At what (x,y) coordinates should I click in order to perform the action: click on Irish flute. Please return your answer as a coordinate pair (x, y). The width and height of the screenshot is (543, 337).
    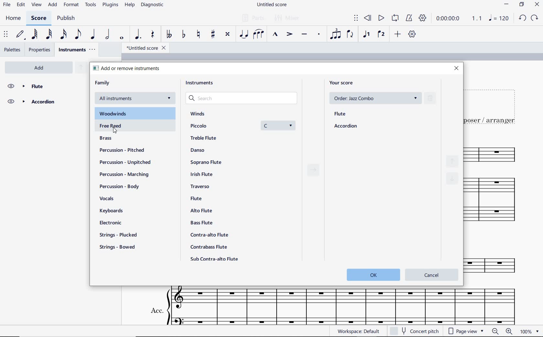
    Looking at the image, I should click on (202, 174).